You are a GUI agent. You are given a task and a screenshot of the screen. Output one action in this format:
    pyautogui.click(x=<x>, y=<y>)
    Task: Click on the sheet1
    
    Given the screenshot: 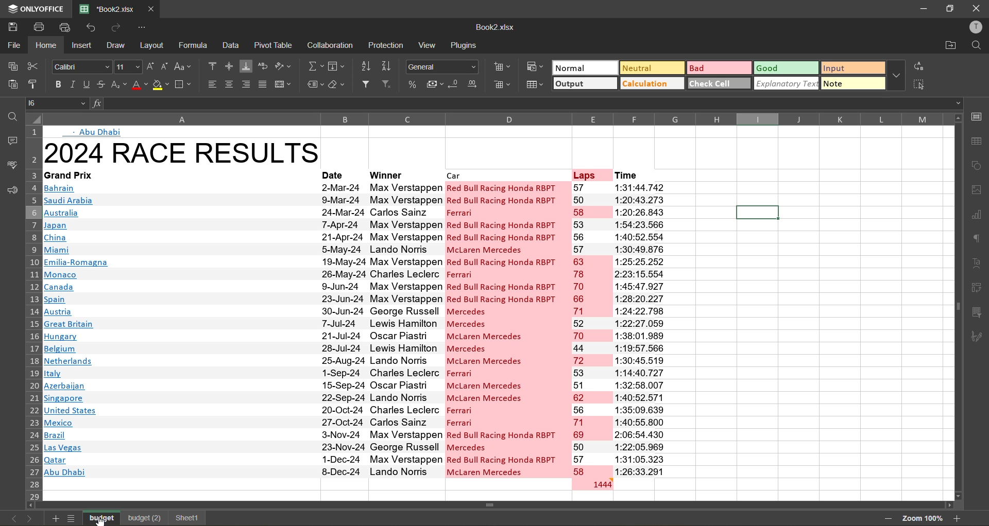 What is the action you would take?
    pyautogui.click(x=185, y=518)
    